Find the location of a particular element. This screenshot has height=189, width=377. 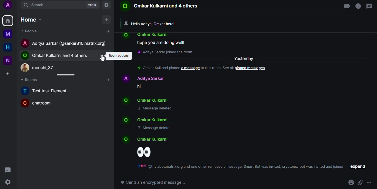

contact is located at coordinates (42, 67).